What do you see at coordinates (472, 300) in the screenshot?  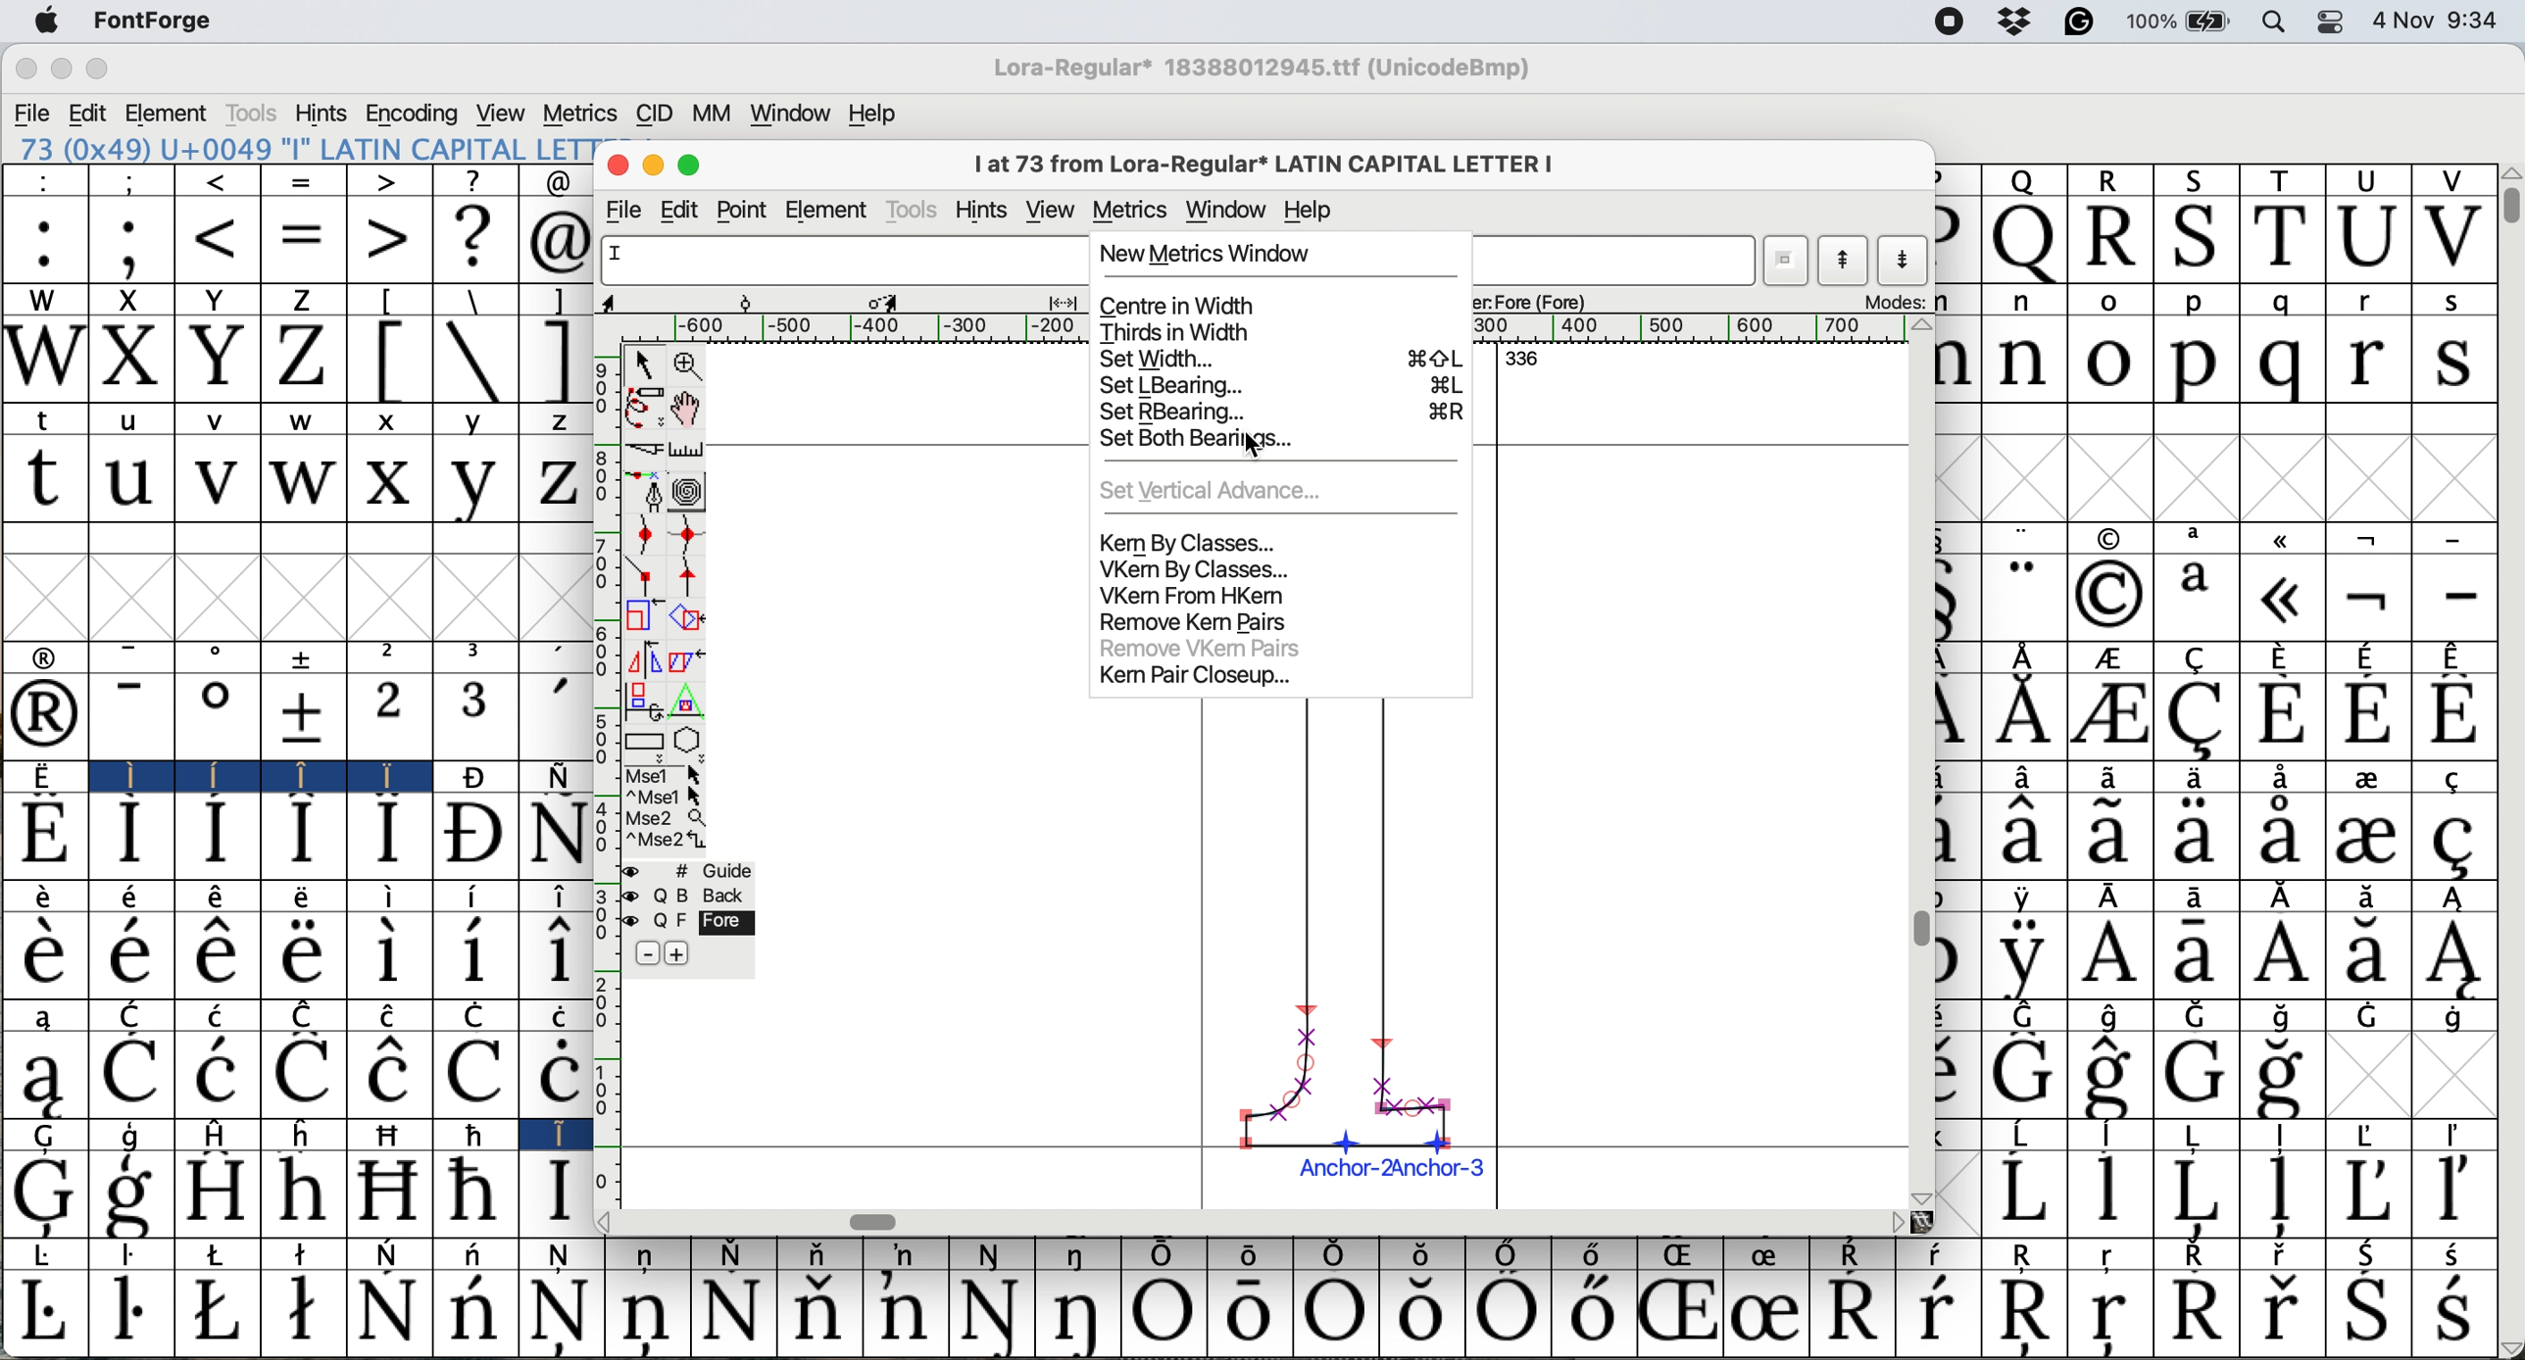 I see `\` at bounding box center [472, 300].